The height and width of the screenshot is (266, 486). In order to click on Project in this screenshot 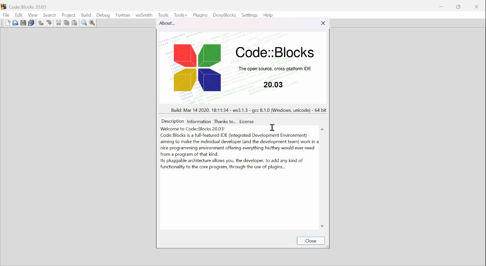, I will do `click(68, 15)`.